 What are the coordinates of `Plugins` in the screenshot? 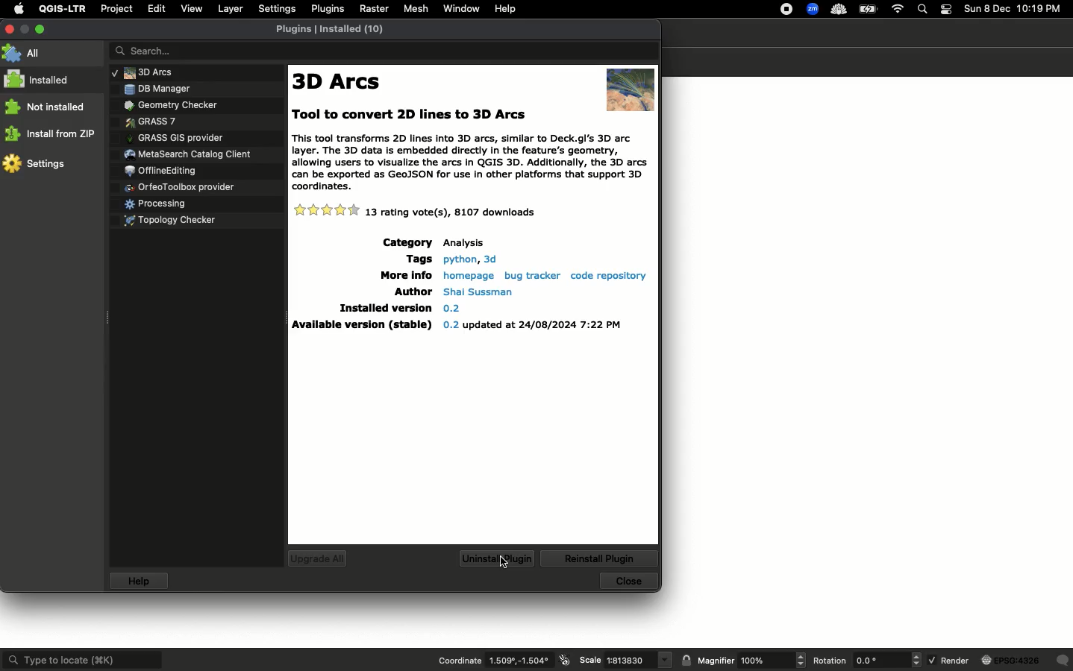 It's located at (180, 186).